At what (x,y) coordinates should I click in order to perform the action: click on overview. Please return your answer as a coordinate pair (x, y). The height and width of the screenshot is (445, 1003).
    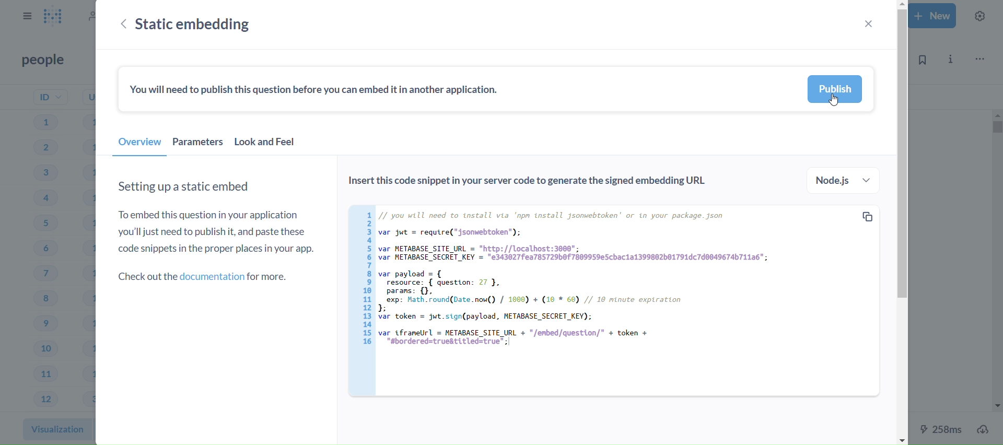
    Looking at the image, I should click on (139, 145).